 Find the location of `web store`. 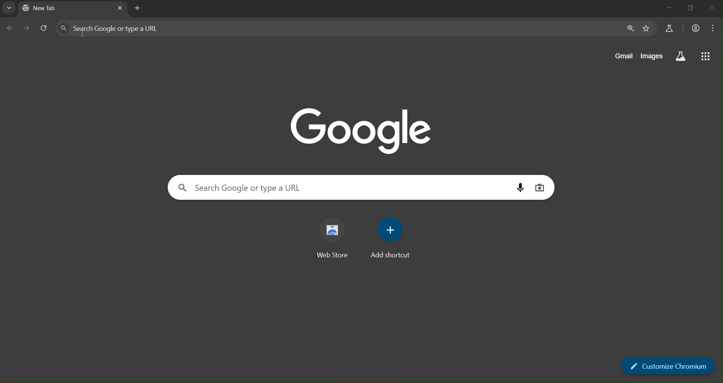

web store is located at coordinates (336, 239).